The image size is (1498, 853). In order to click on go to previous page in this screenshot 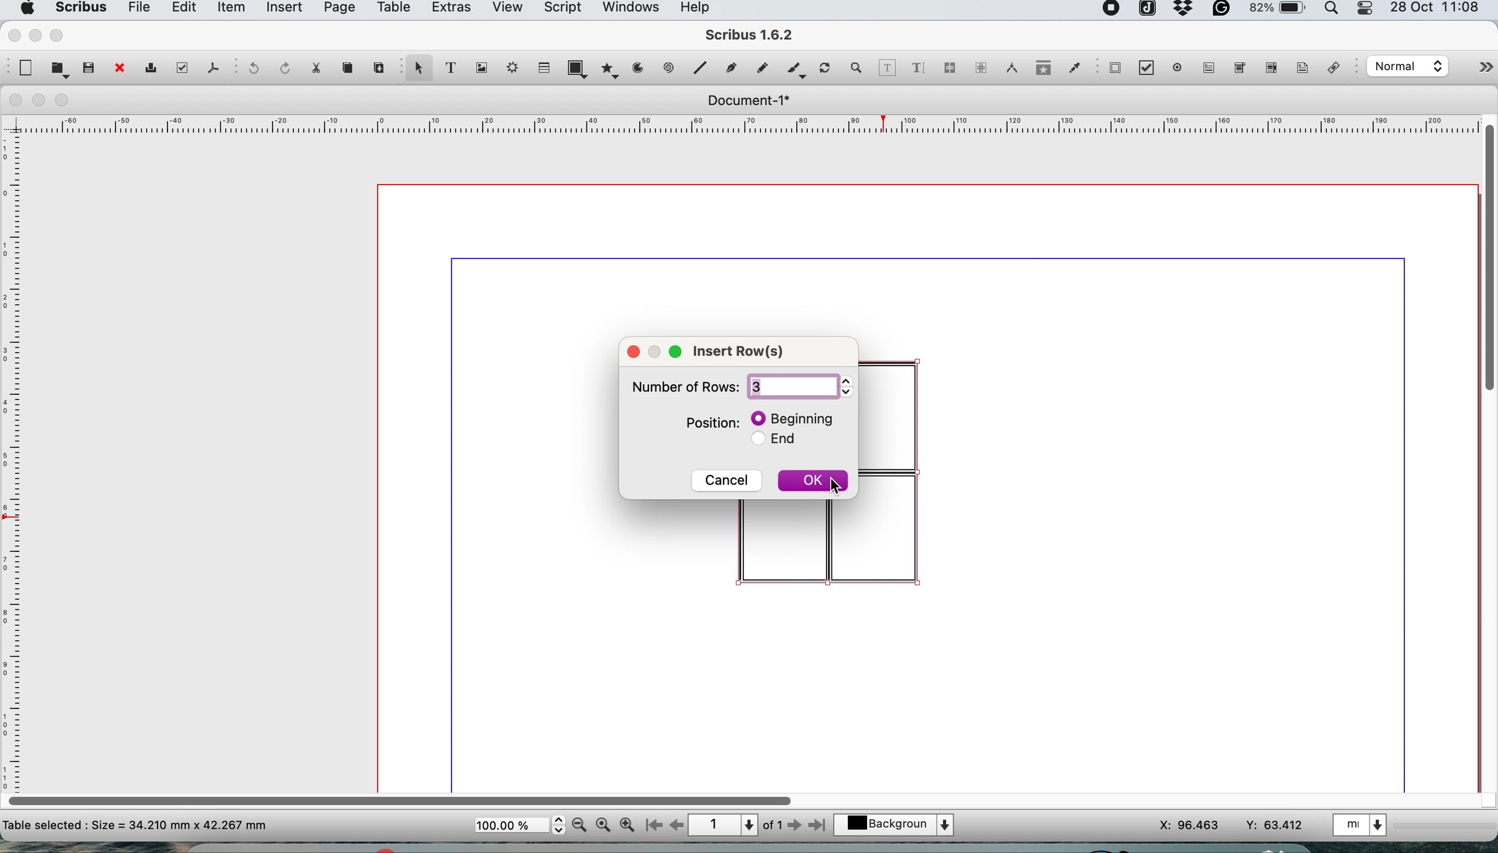, I will do `click(675, 826)`.